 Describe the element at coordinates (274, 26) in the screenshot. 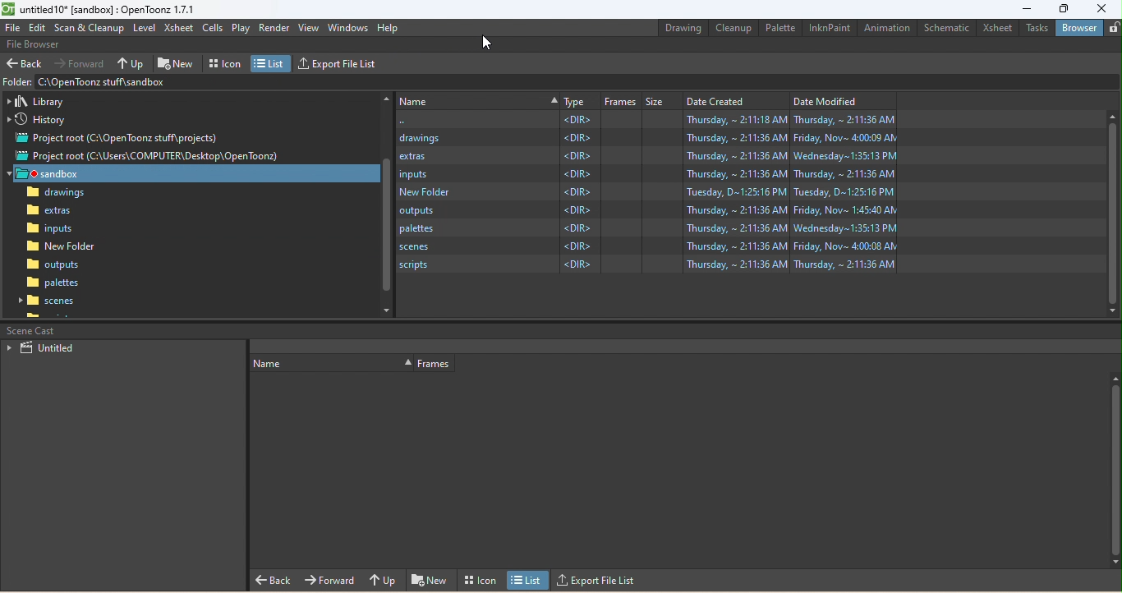

I see `Render` at that location.